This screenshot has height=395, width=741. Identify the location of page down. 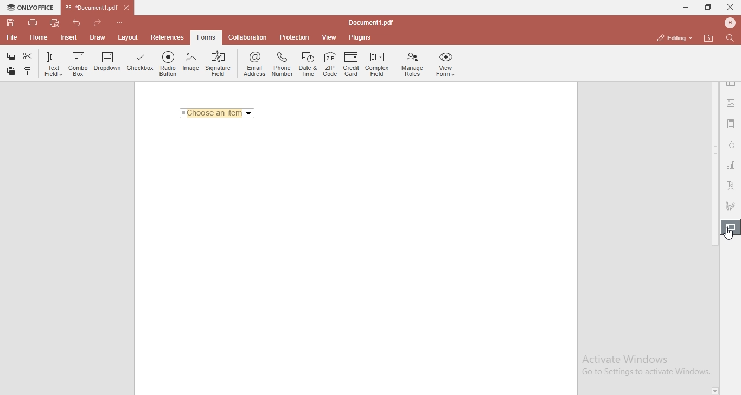
(715, 391).